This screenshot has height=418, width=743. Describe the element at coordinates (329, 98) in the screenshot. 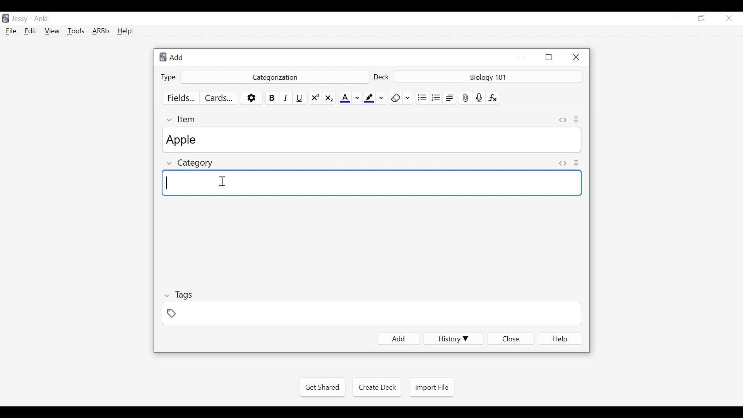

I see `Subscript` at that location.